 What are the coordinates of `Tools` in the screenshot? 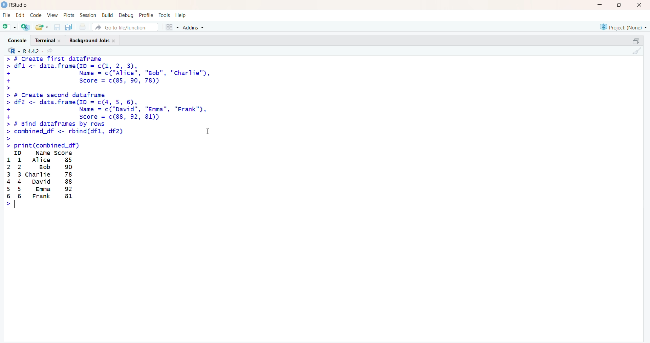 It's located at (164, 15).